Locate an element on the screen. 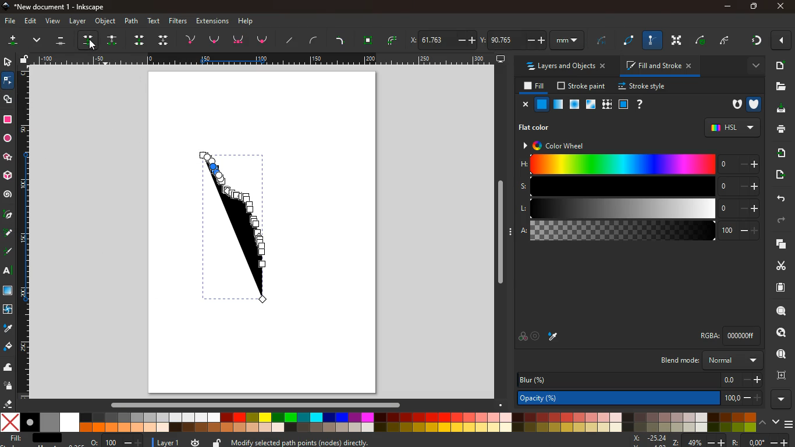  hsl is located at coordinates (732, 127).